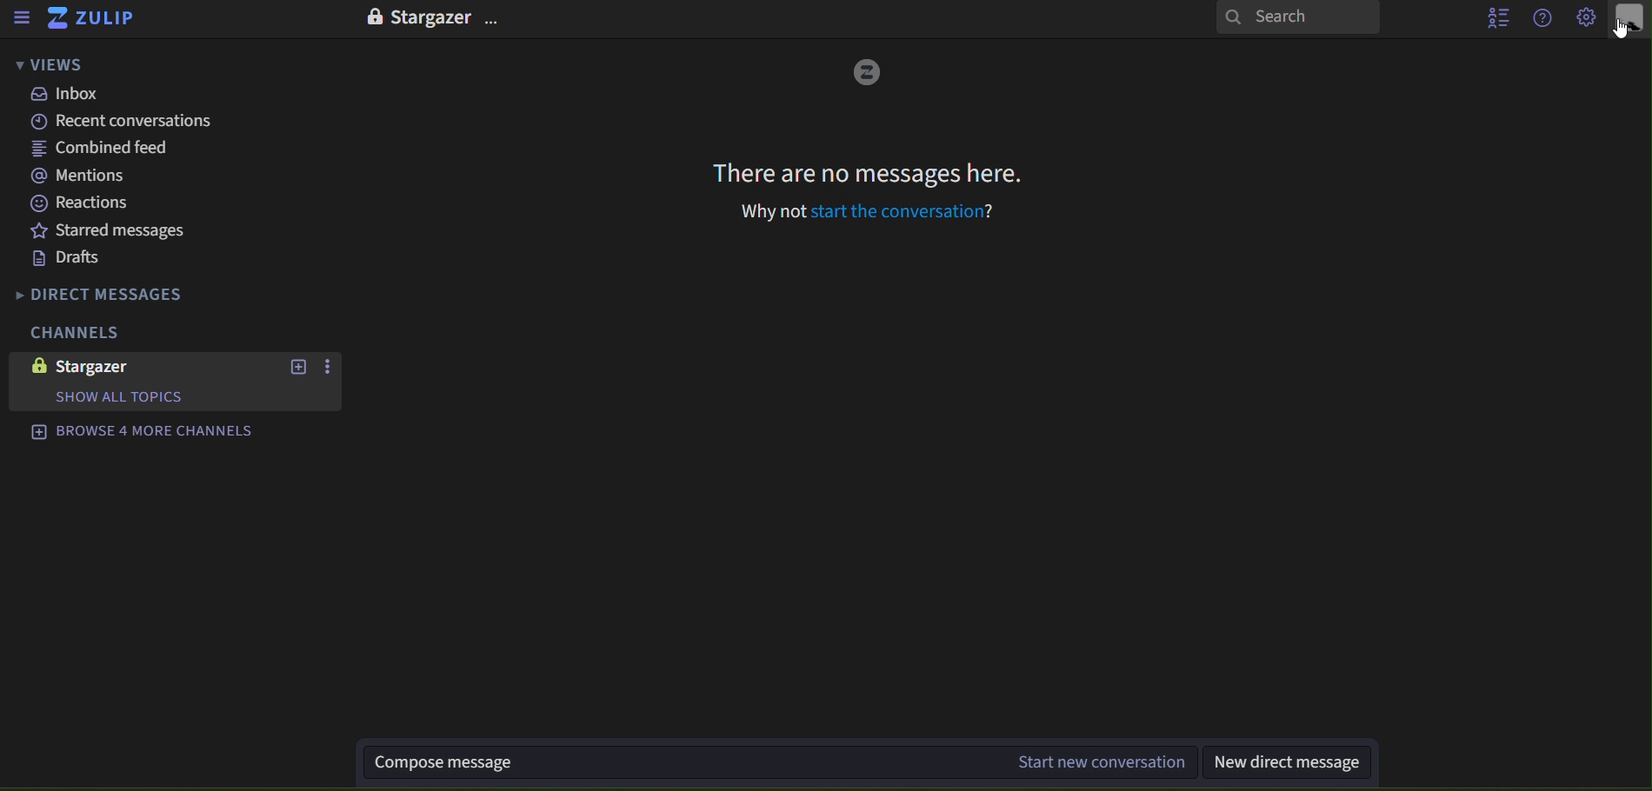 Image resolution: width=1652 pixels, height=791 pixels. I want to click on browse 4 more channels, so click(141, 432).